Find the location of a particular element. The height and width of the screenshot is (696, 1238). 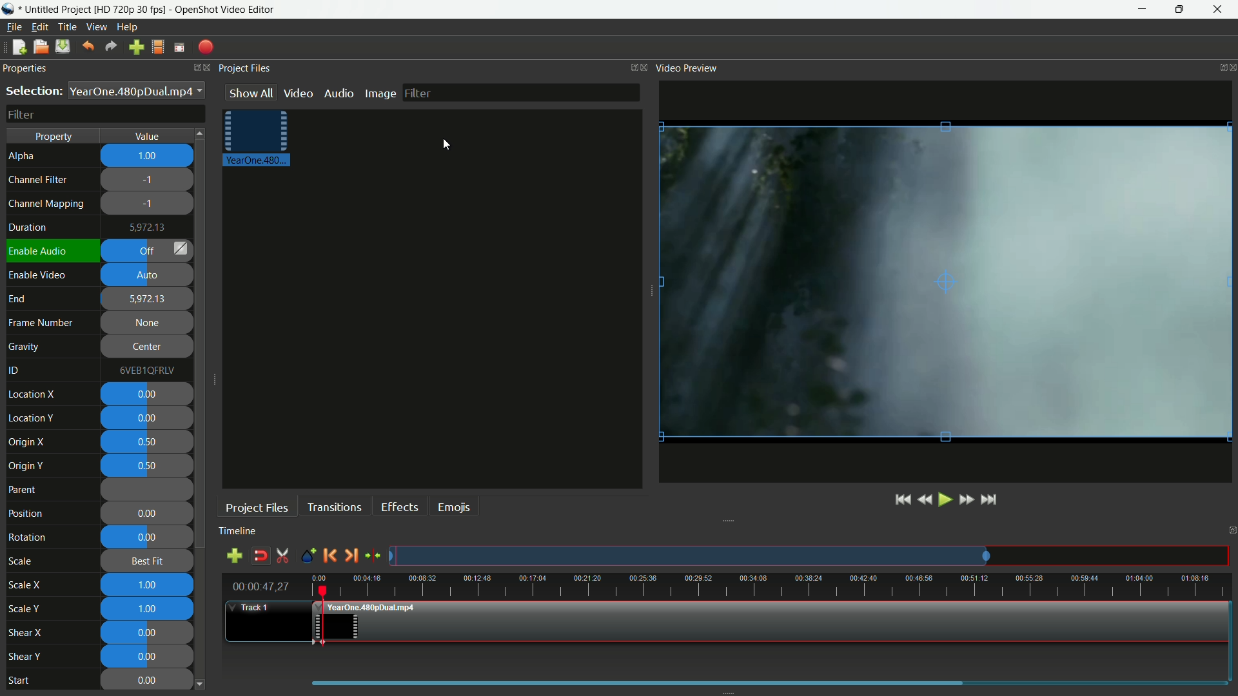

open file is located at coordinates (39, 46).